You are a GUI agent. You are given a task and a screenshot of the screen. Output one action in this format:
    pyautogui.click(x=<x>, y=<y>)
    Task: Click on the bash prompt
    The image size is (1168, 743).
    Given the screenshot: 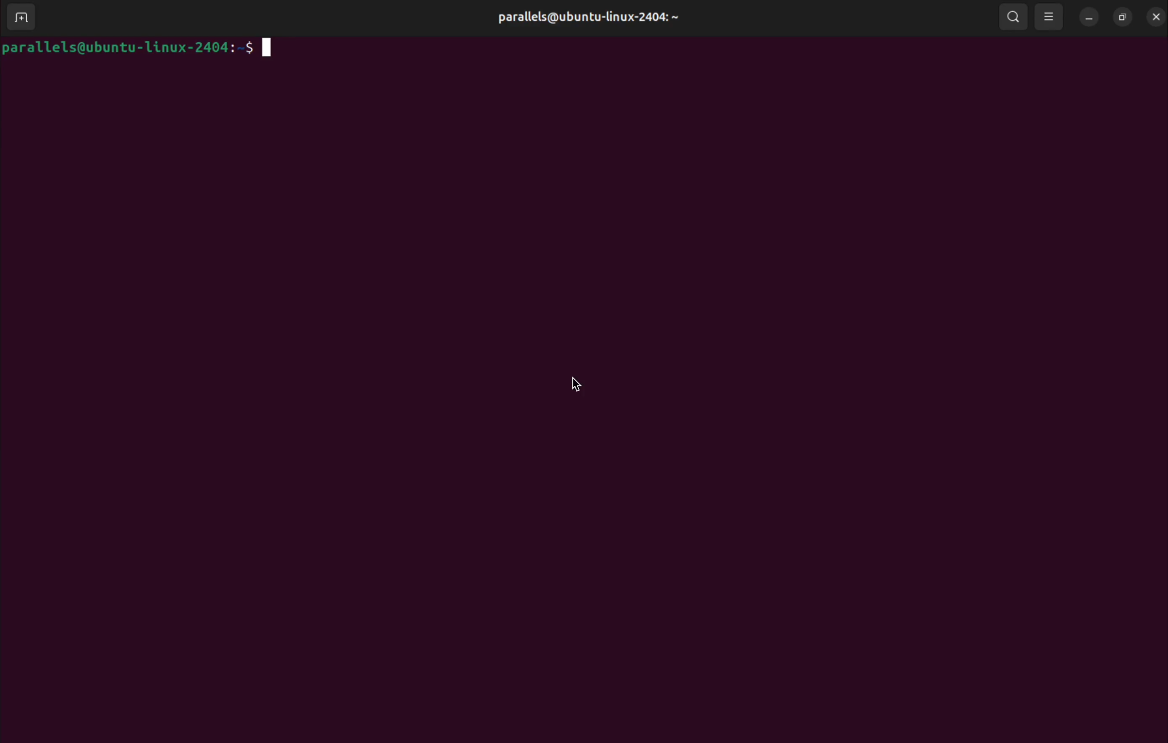 What is the action you would take?
    pyautogui.click(x=141, y=49)
    